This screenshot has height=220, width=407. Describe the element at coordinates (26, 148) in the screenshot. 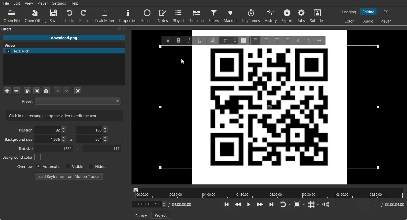

I see `Text size` at that location.